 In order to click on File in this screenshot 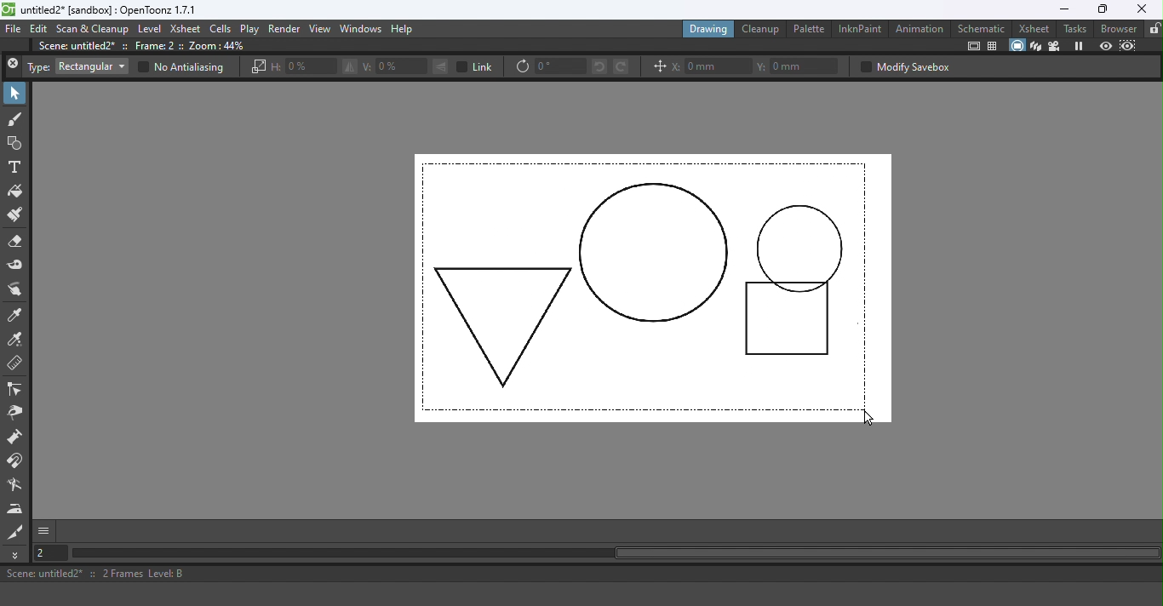, I will do `click(14, 30)`.